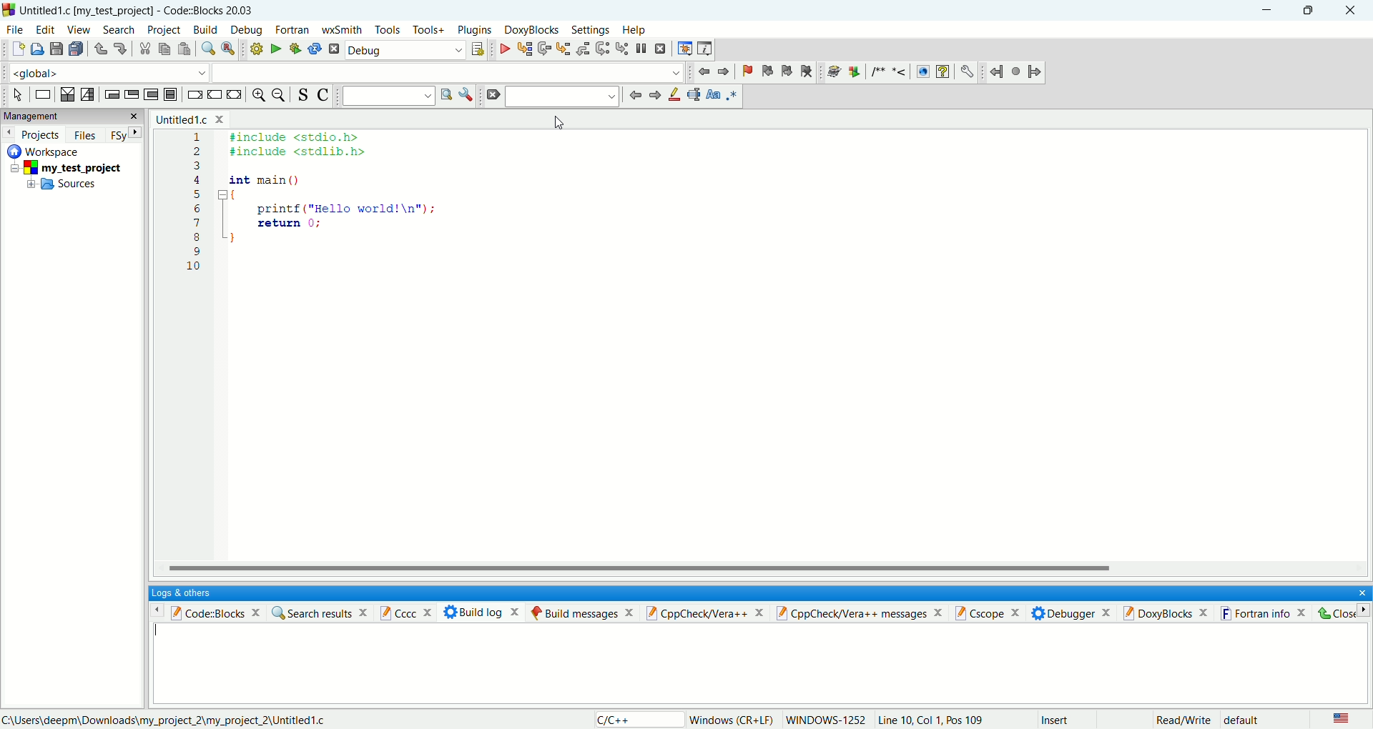  What do you see at coordinates (1357, 591) in the screenshot?
I see `close` at bounding box center [1357, 591].